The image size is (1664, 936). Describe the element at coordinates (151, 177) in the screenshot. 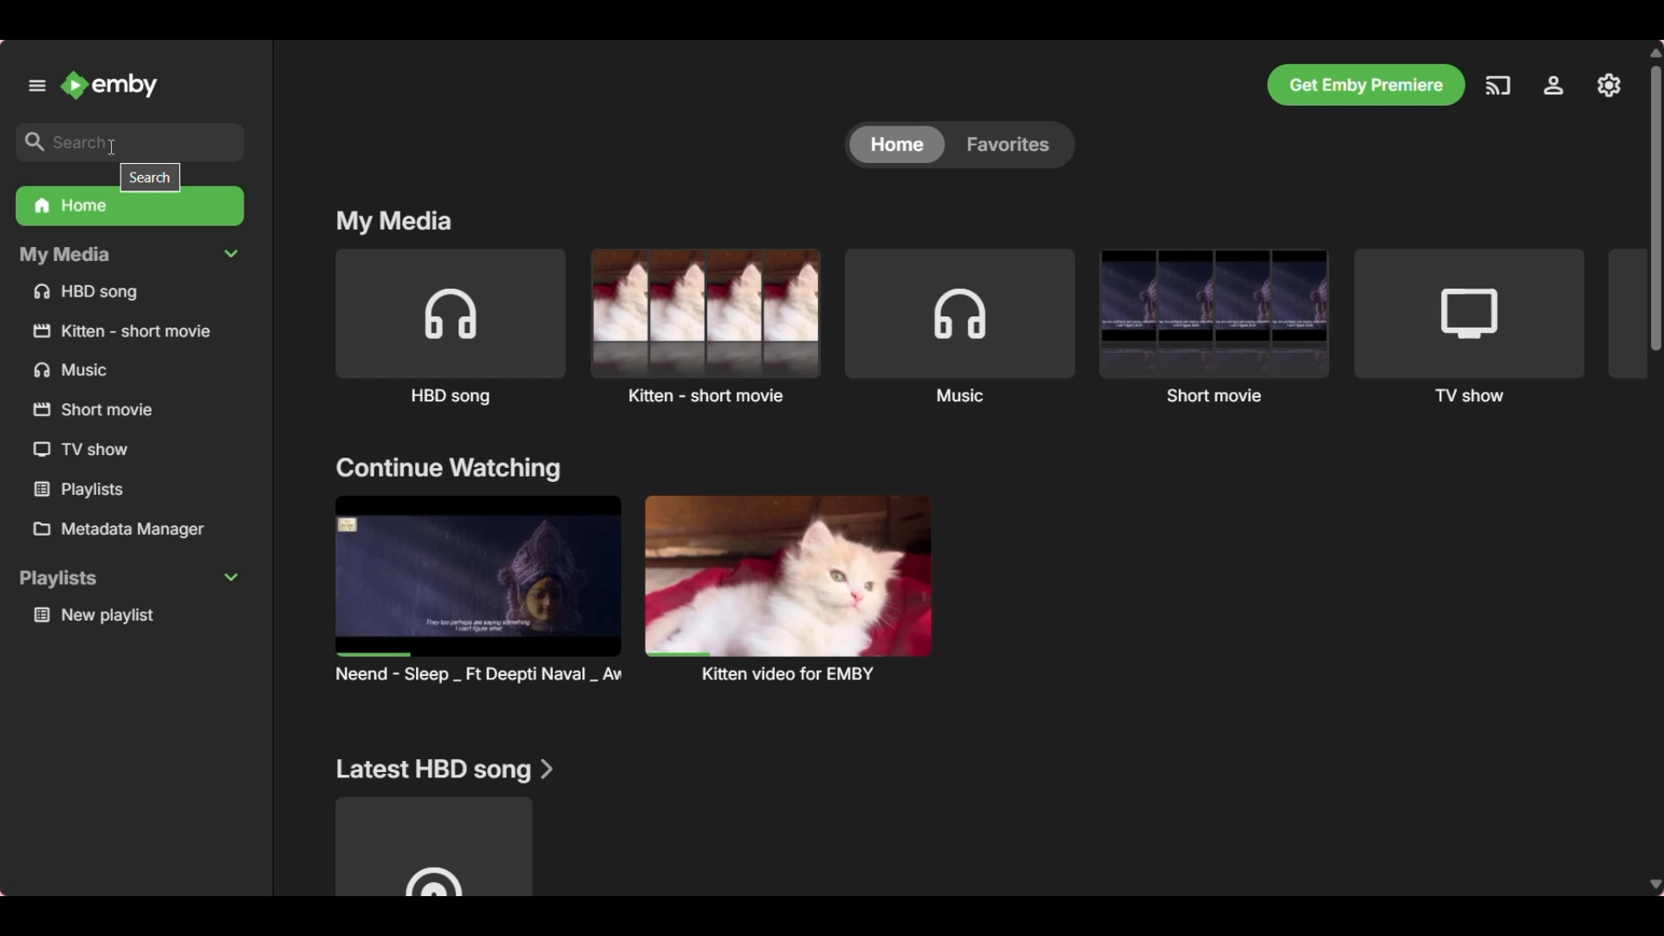

I see `Description of selected icon` at that location.